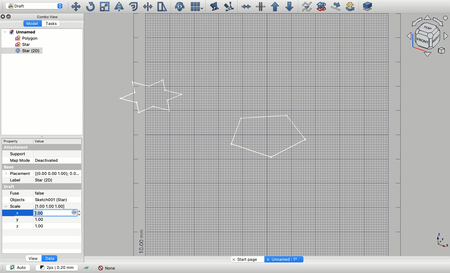 The width and height of the screenshot is (450, 273). What do you see at coordinates (57, 206) in the screenshot?
I see `[1.00 1.00 1.00]` at bounding box center [57, 206].